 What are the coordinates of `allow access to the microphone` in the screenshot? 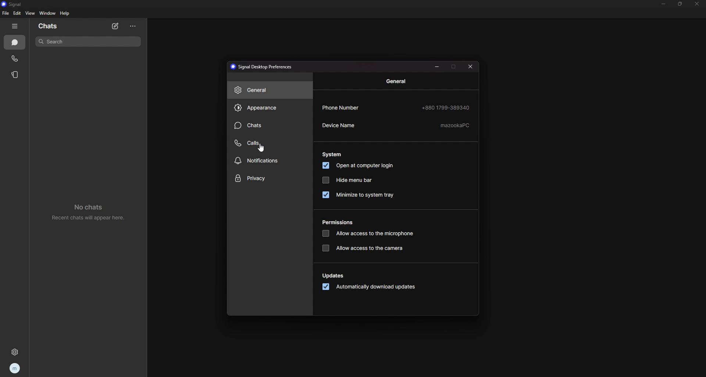 It's located at (368, 233).